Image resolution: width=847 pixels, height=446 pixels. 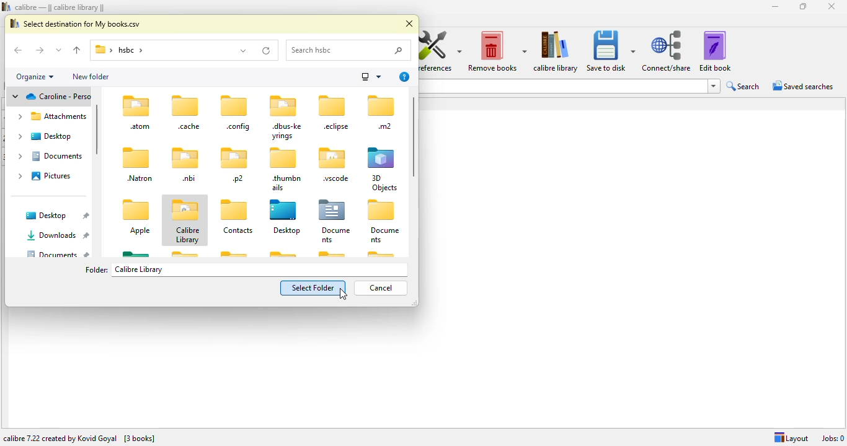 I want to click on folders, so click(x=283, y=143).